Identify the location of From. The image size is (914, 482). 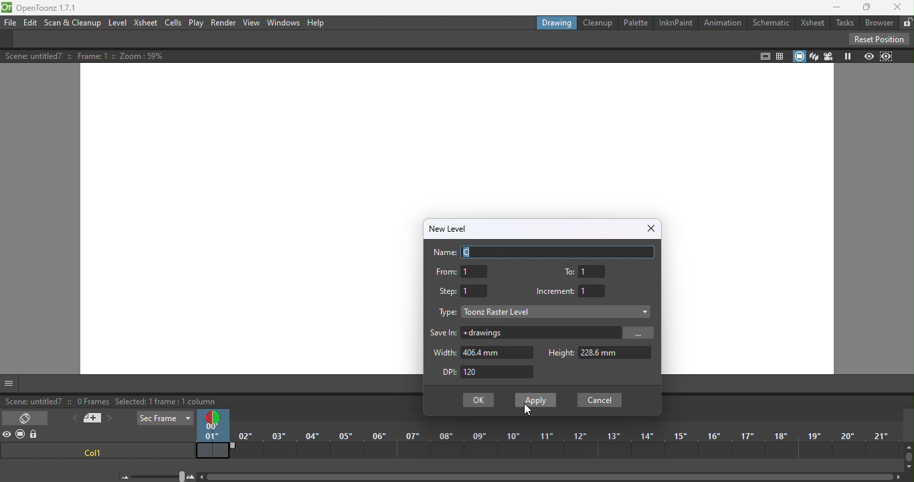
(461, 271).